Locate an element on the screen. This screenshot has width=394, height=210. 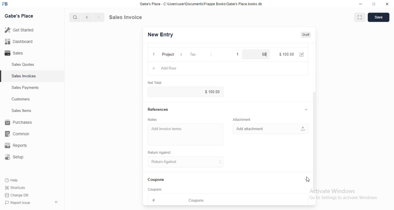
$100.00 is located at coordinates (209, 92).